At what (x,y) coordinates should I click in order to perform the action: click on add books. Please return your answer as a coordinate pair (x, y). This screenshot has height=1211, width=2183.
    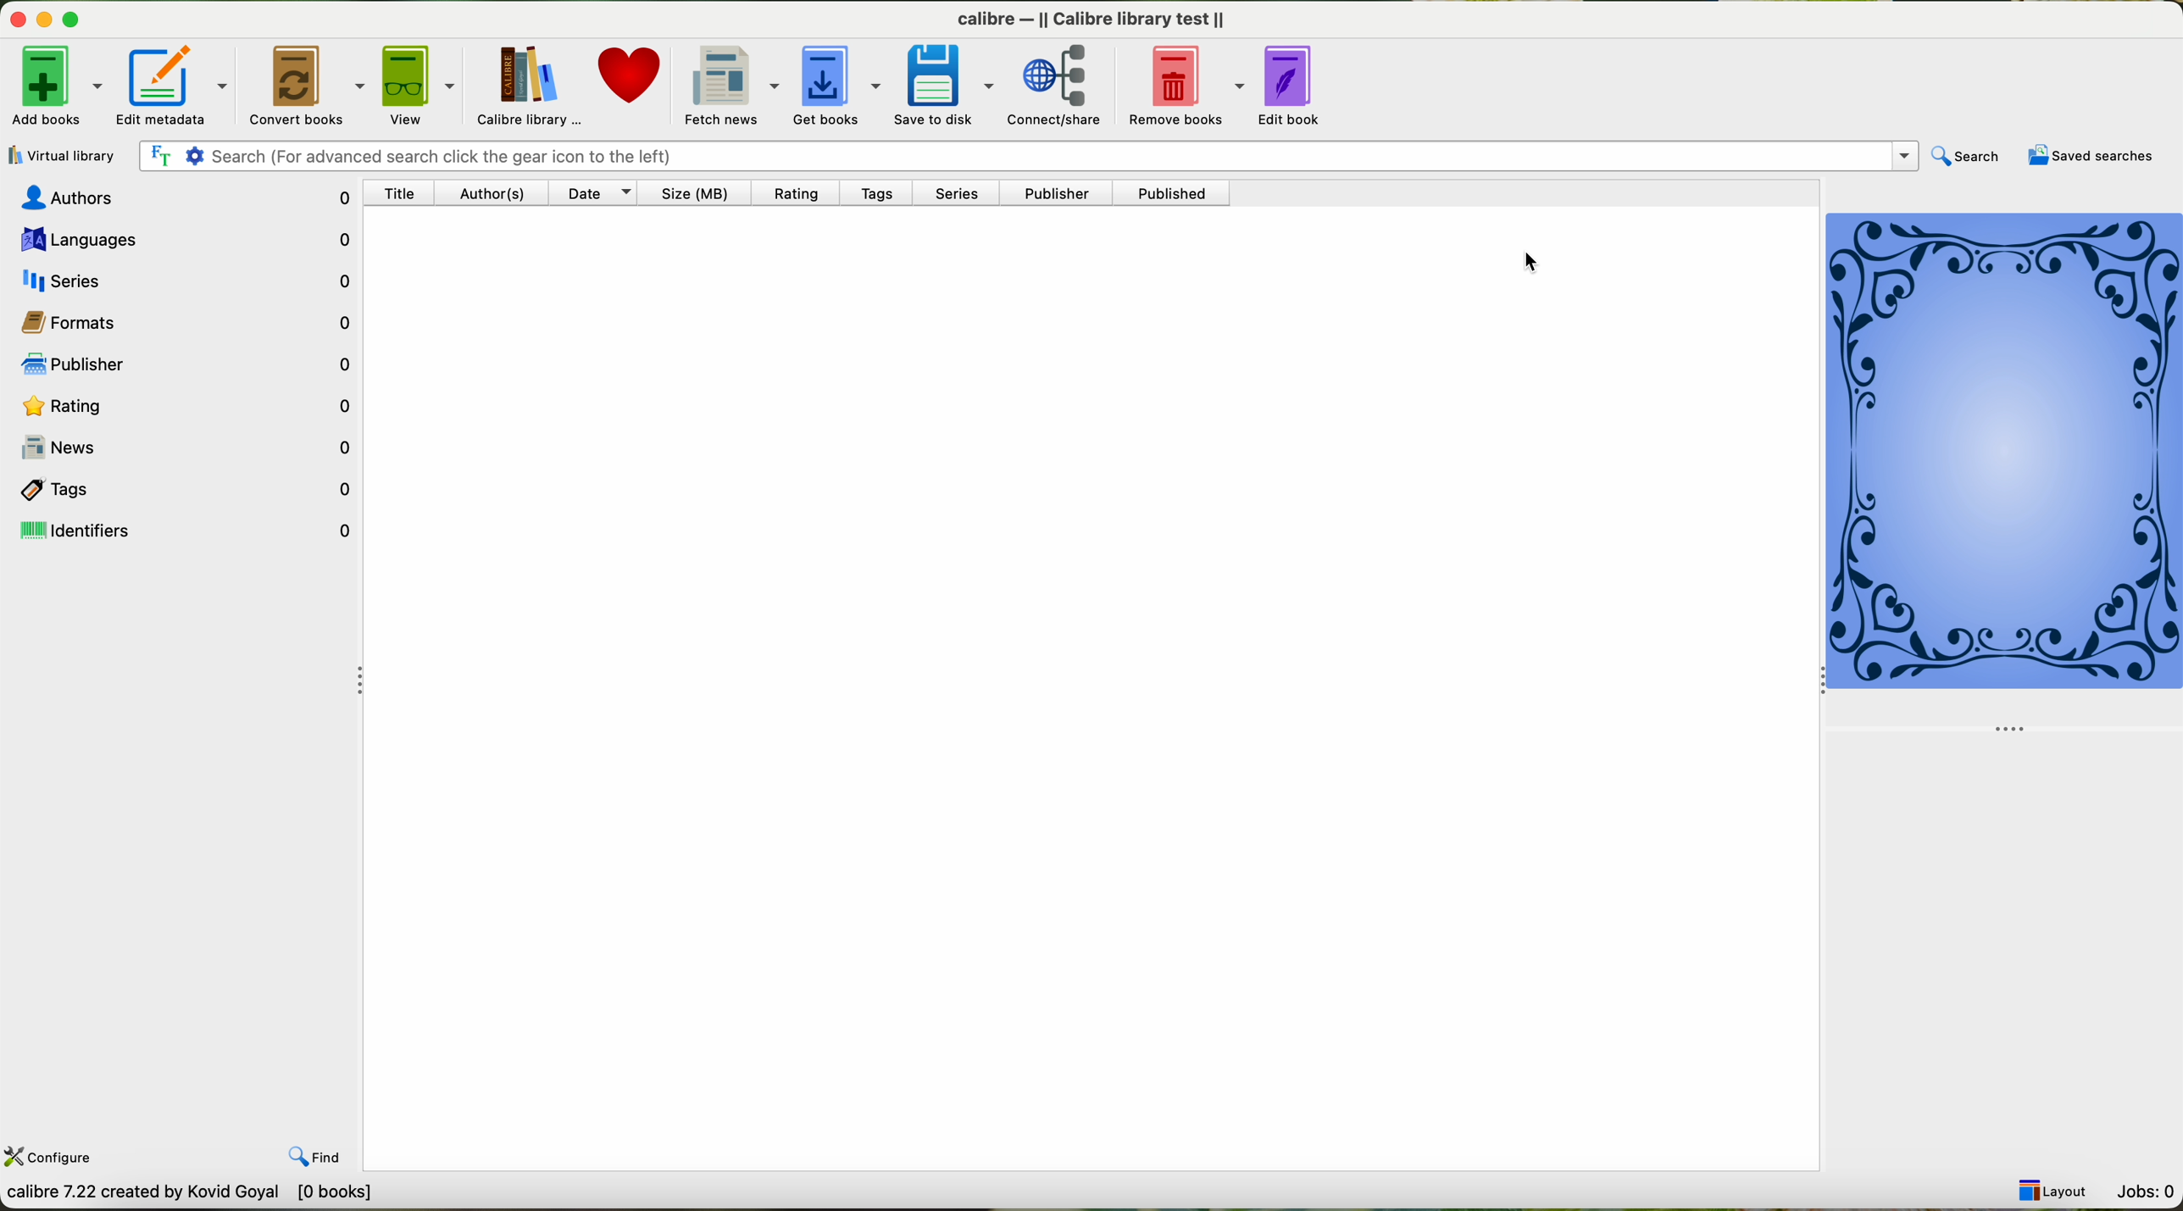
    Looking at the image, I should click on (54, 90).